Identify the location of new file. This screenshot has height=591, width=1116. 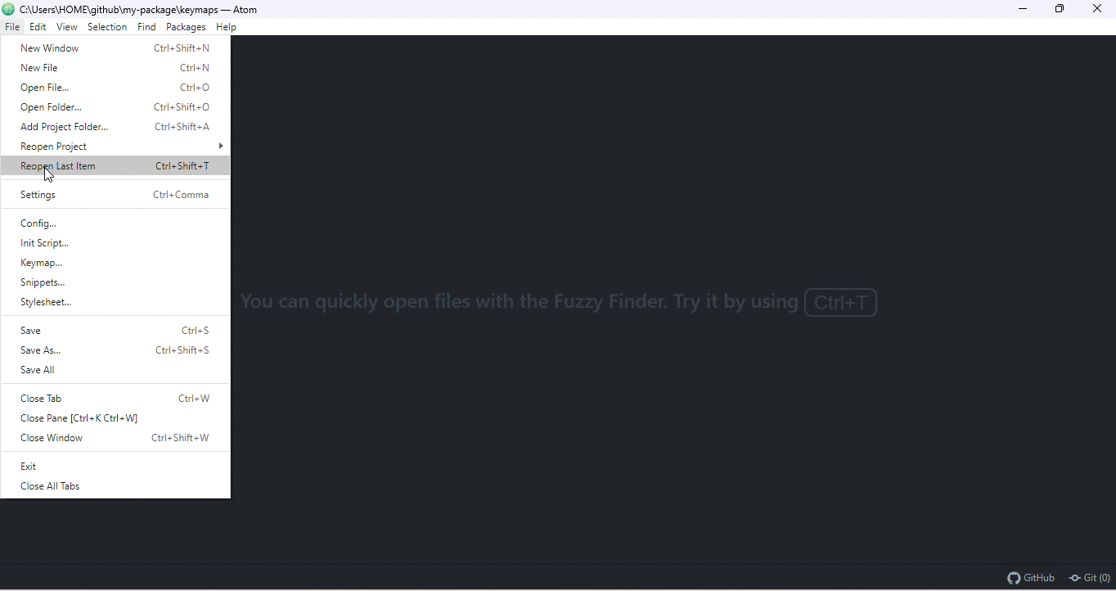
(115, 68).